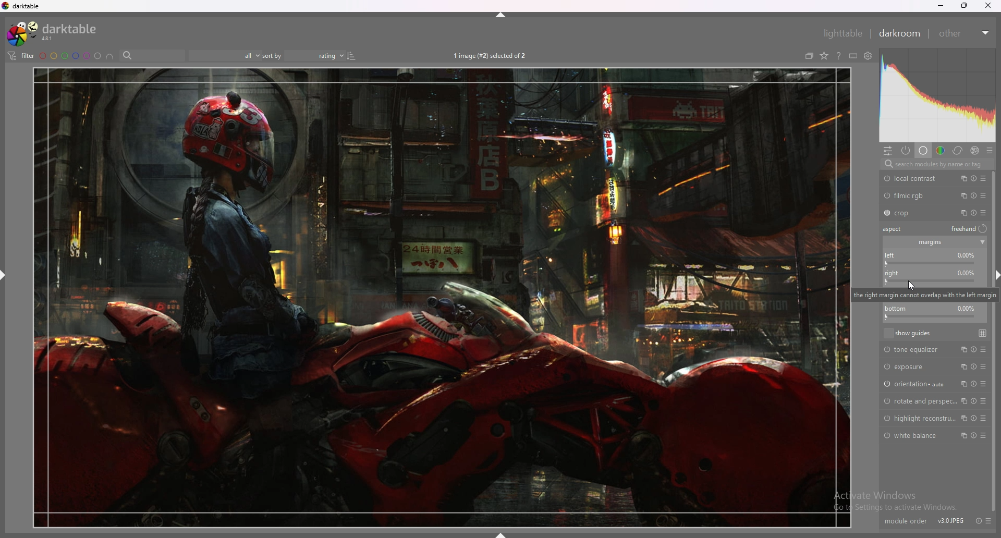 The height and width of the screenshot is (538, 1001). What do you see at coordinates (982, 242) in the screenshot?
I see `collapse` at bounding box center [982, 242].